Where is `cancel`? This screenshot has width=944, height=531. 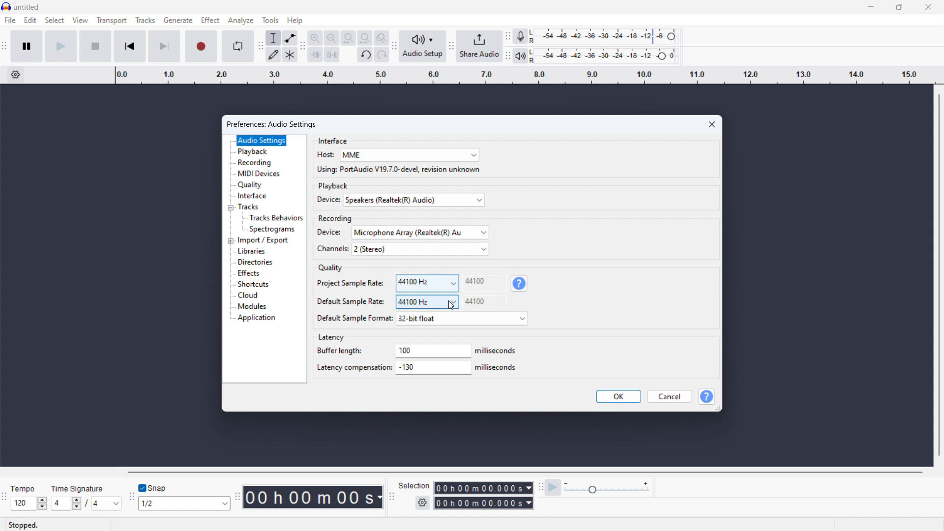
cancel is located at coordinates (668, 397).